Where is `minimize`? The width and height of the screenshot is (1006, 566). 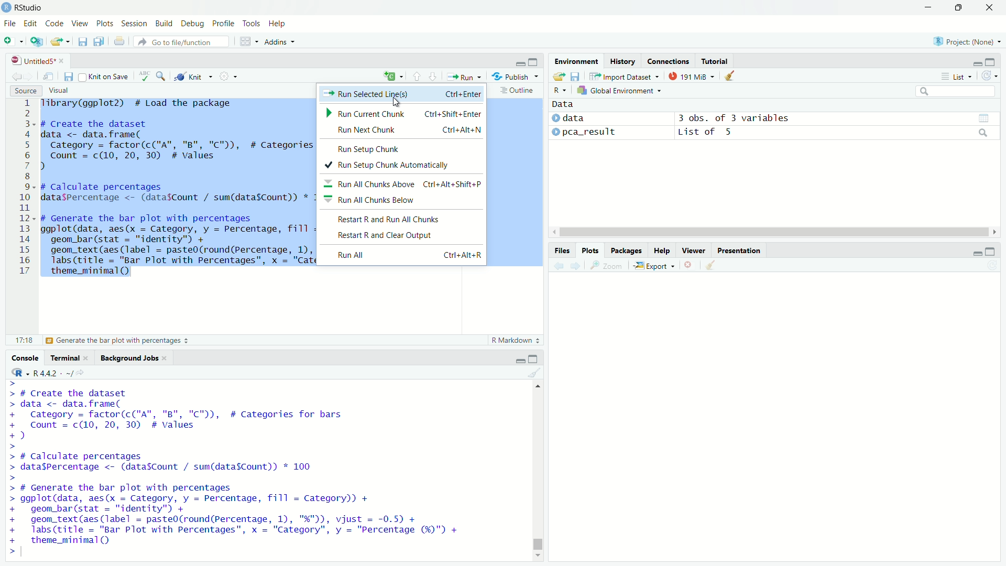
minimize is located at coordinates (977, 61).